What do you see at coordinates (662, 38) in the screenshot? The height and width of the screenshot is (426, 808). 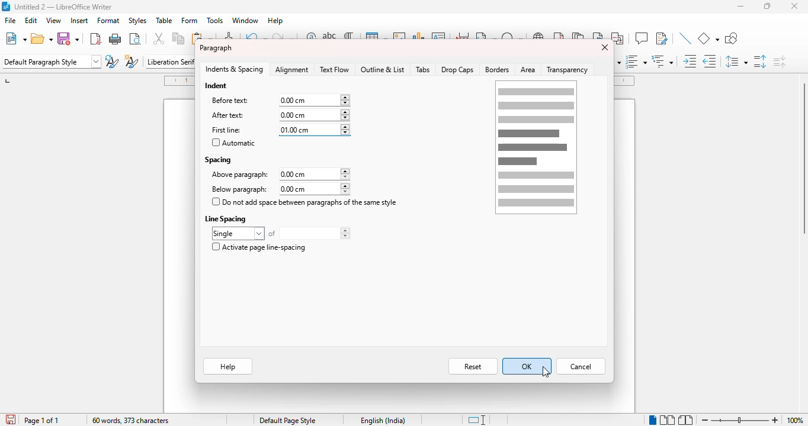 I see `show track changes functions` at bounding box center [662, 38].